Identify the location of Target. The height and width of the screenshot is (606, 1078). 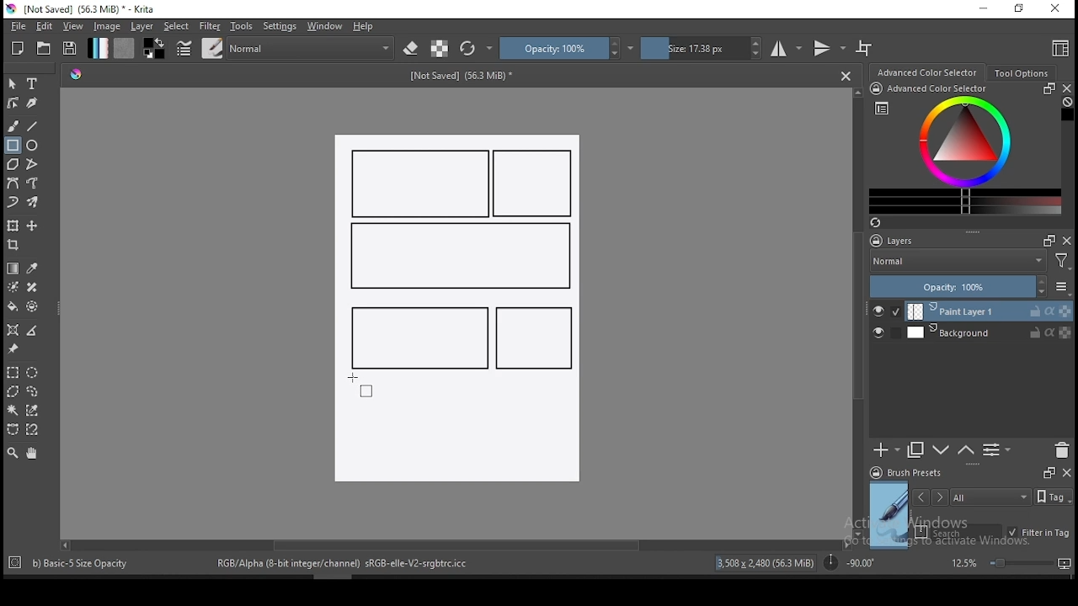
(16, 563).